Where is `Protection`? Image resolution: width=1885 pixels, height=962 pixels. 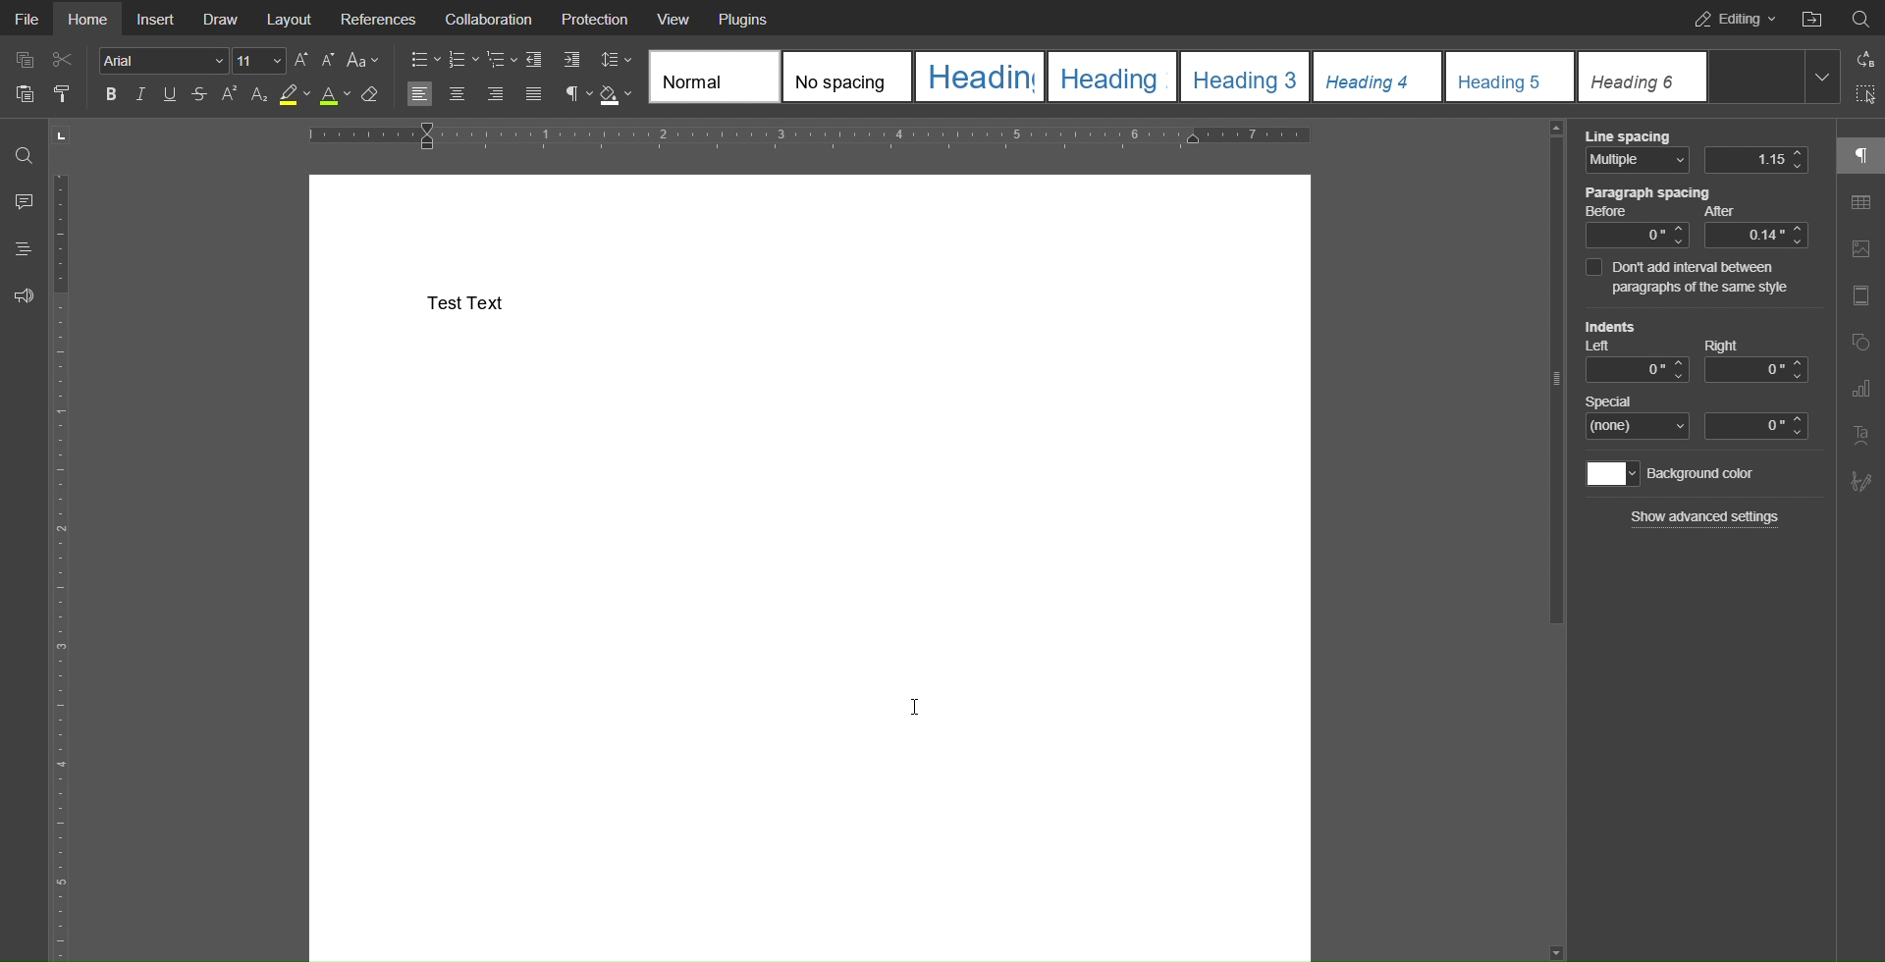 Protection is located at coordinates (596, 18).